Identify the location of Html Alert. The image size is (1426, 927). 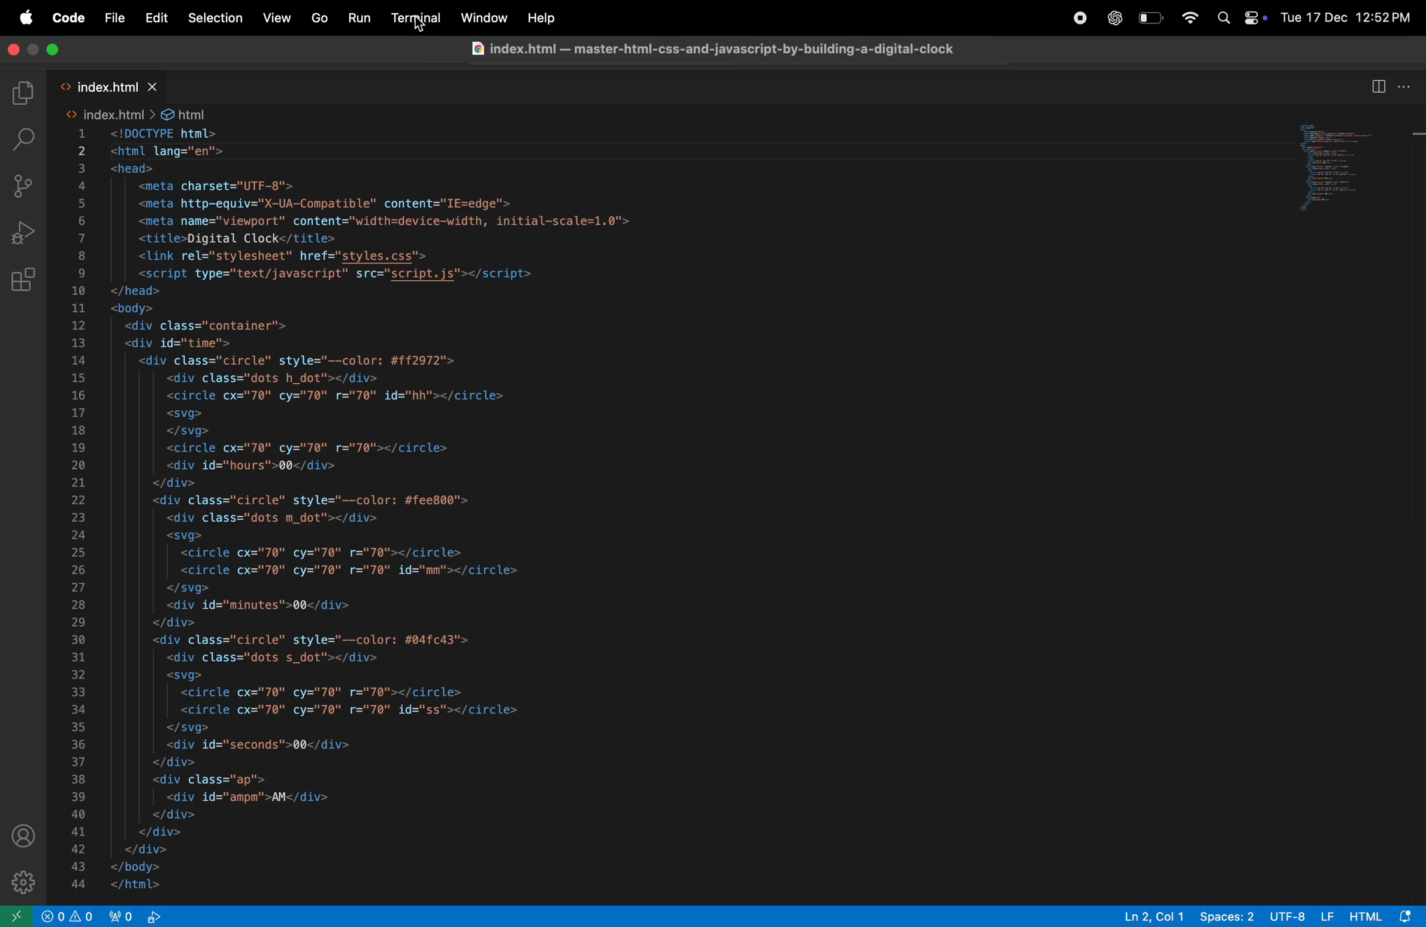
(1386, 916).